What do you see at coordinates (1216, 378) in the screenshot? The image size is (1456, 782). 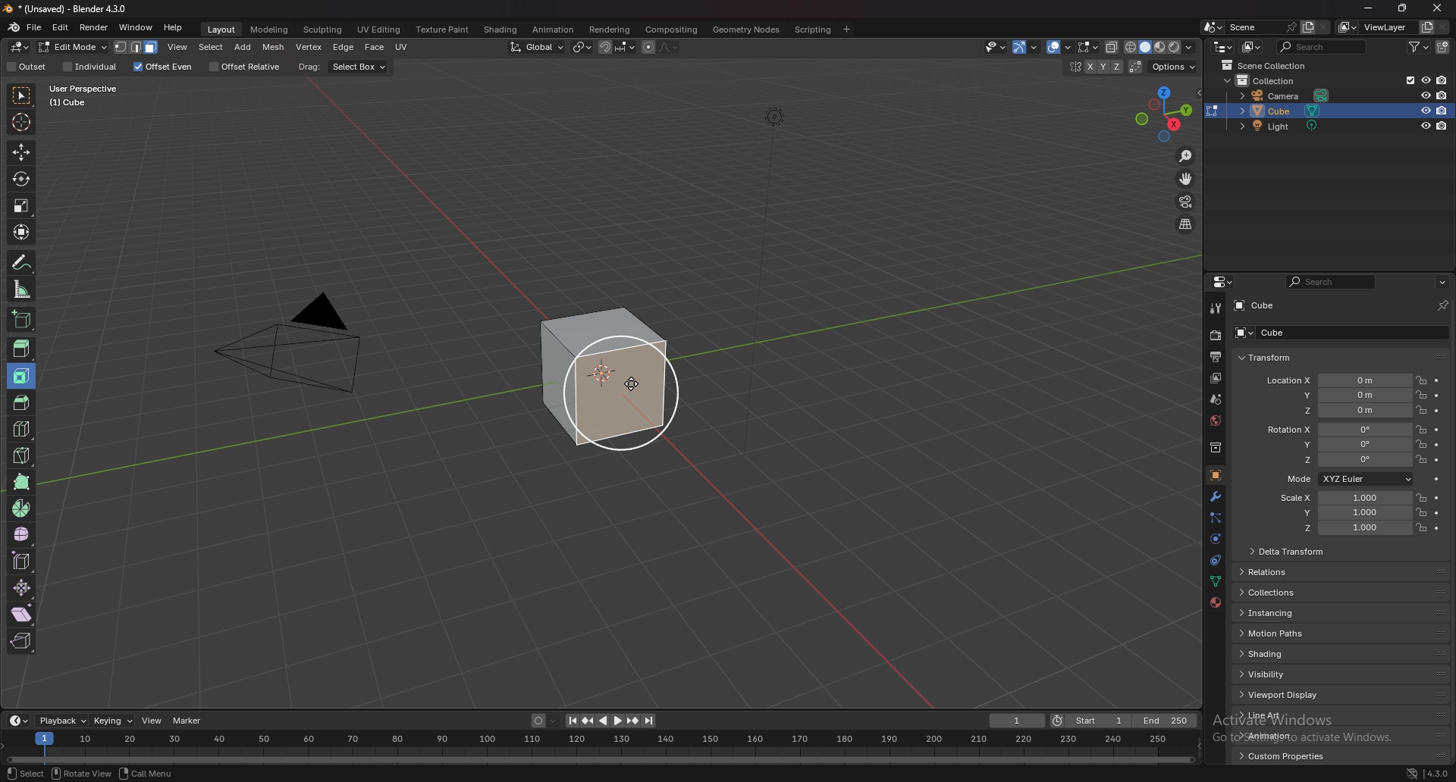 I see `view layer` at bounding box center [1216, 378].